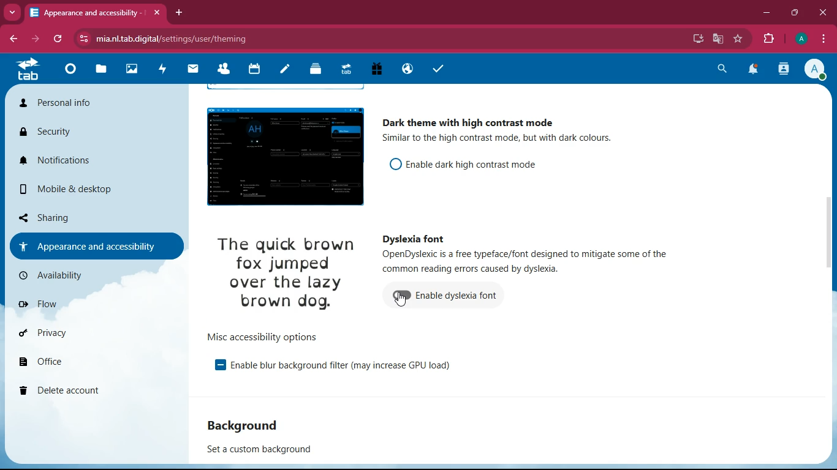 The width and height of the screenshot is (837, 470). I want to click on desktop, so click(697, 40).